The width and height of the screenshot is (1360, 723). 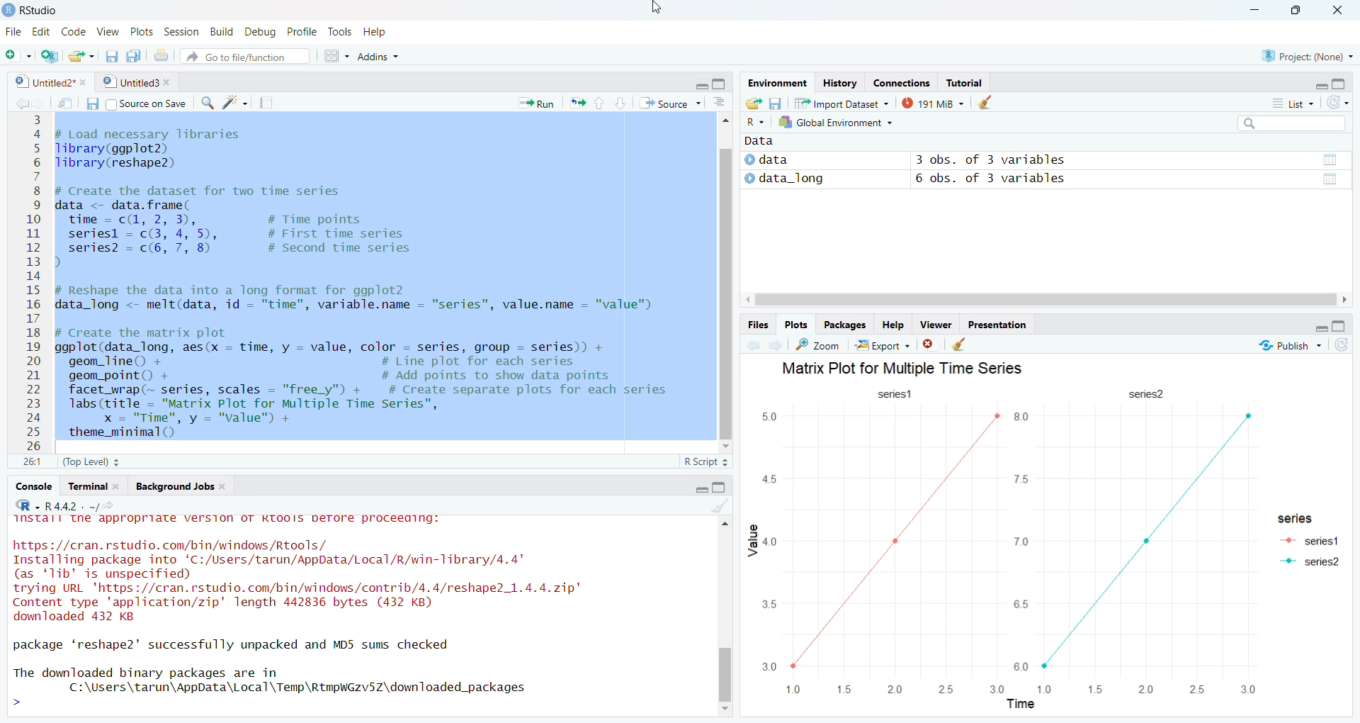 What do you see at coordinates (1255, 10) in the screenshot?
I see `Minimize` at bounding box center [1255, 10].